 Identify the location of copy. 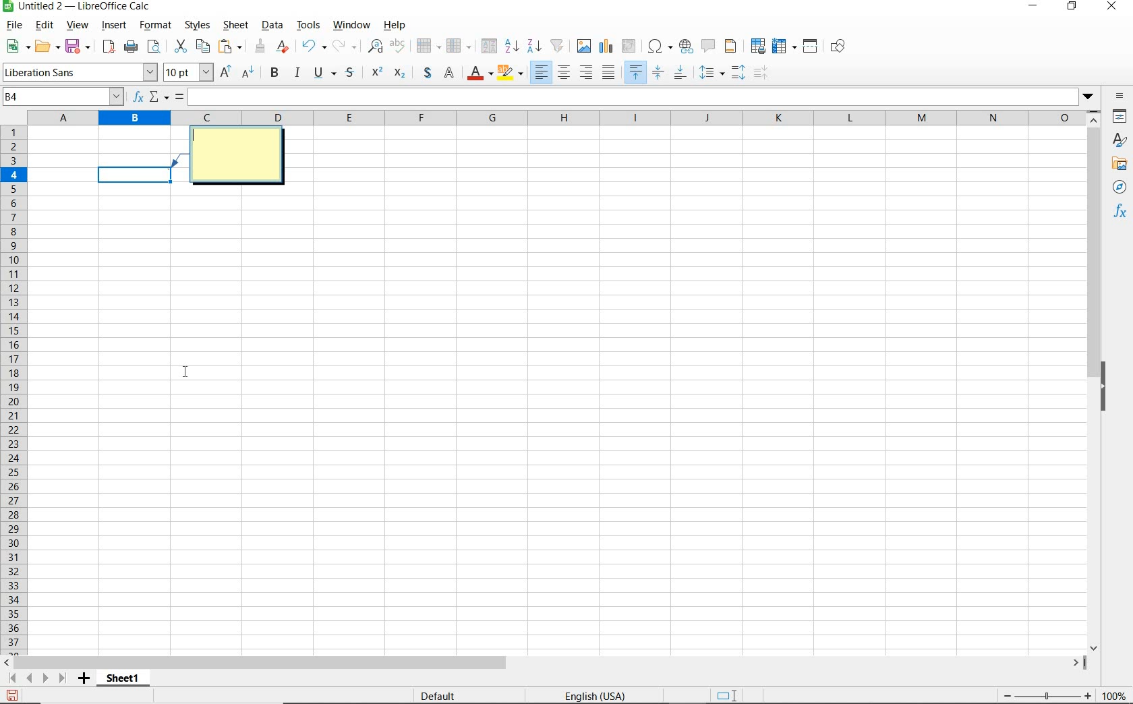
(203, 47).